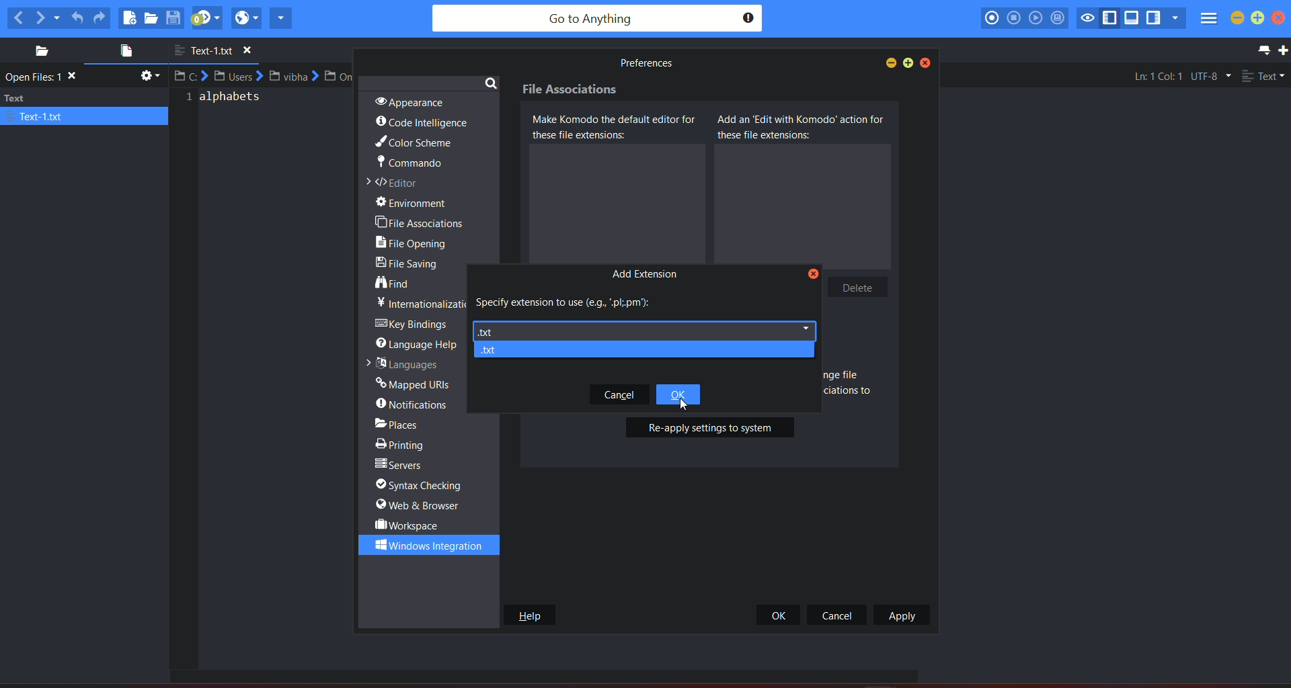 This screenshot has height=688, width=1291. Describe the element at coordinates (860, 287) in the screenshot. I see `Delete` at that location.